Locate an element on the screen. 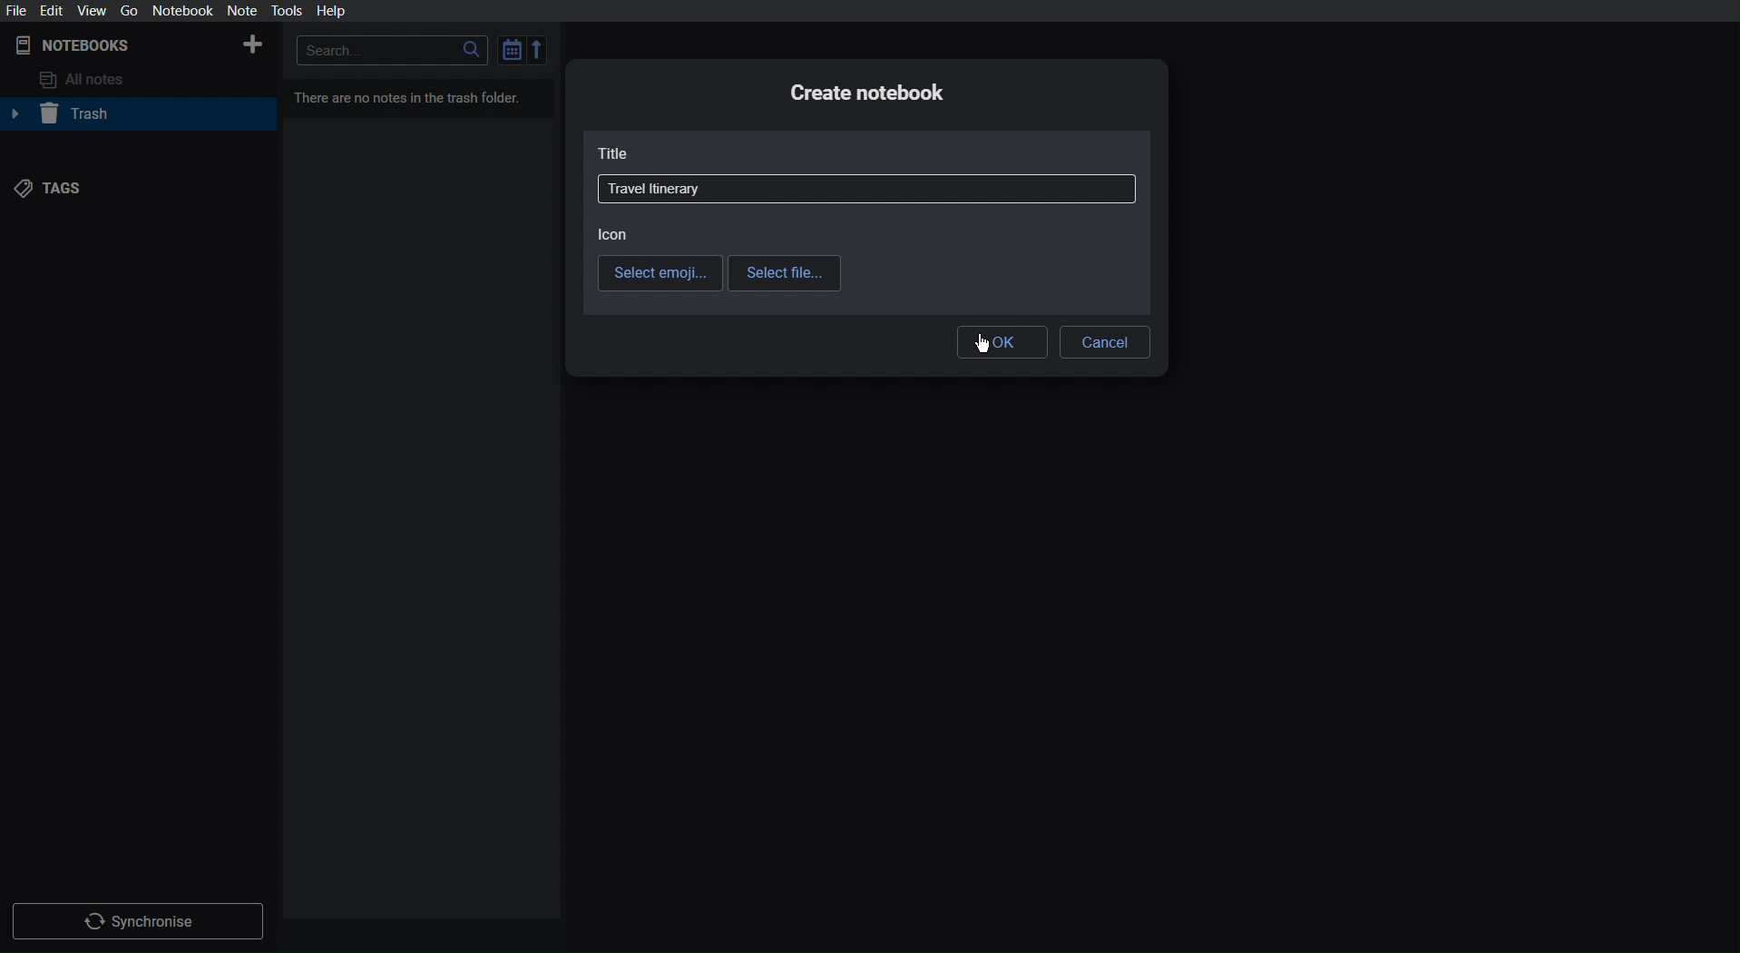  Notebooks is located at coordinates (74, 46).